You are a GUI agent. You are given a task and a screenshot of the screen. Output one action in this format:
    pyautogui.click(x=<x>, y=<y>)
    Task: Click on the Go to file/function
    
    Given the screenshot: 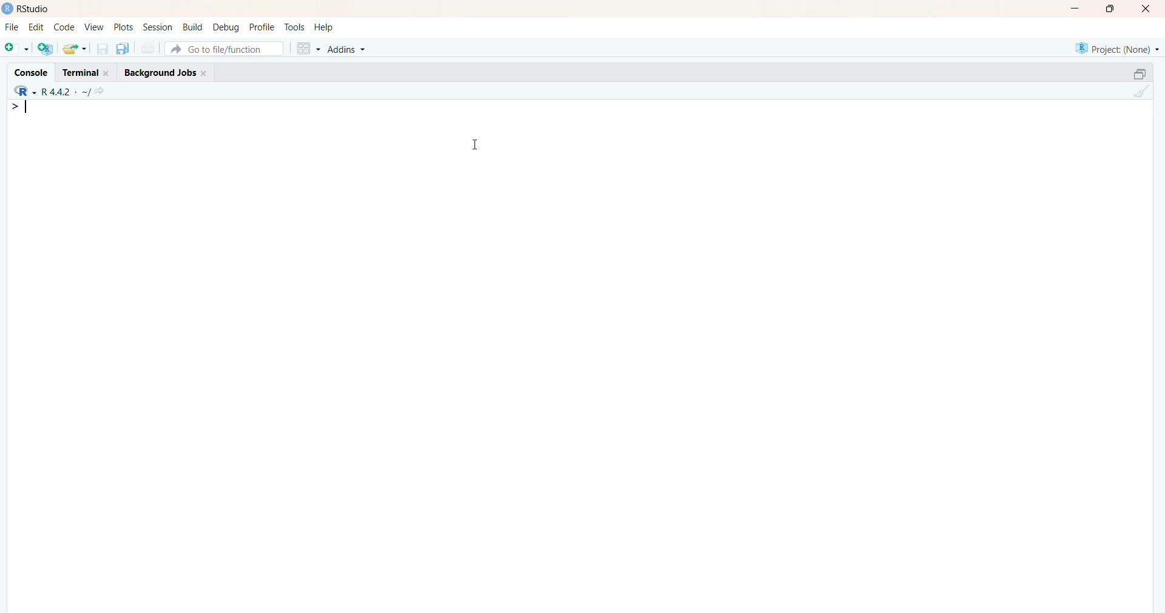 What is the action you would take?
    pyautogui.click(x=227, y=49)
    